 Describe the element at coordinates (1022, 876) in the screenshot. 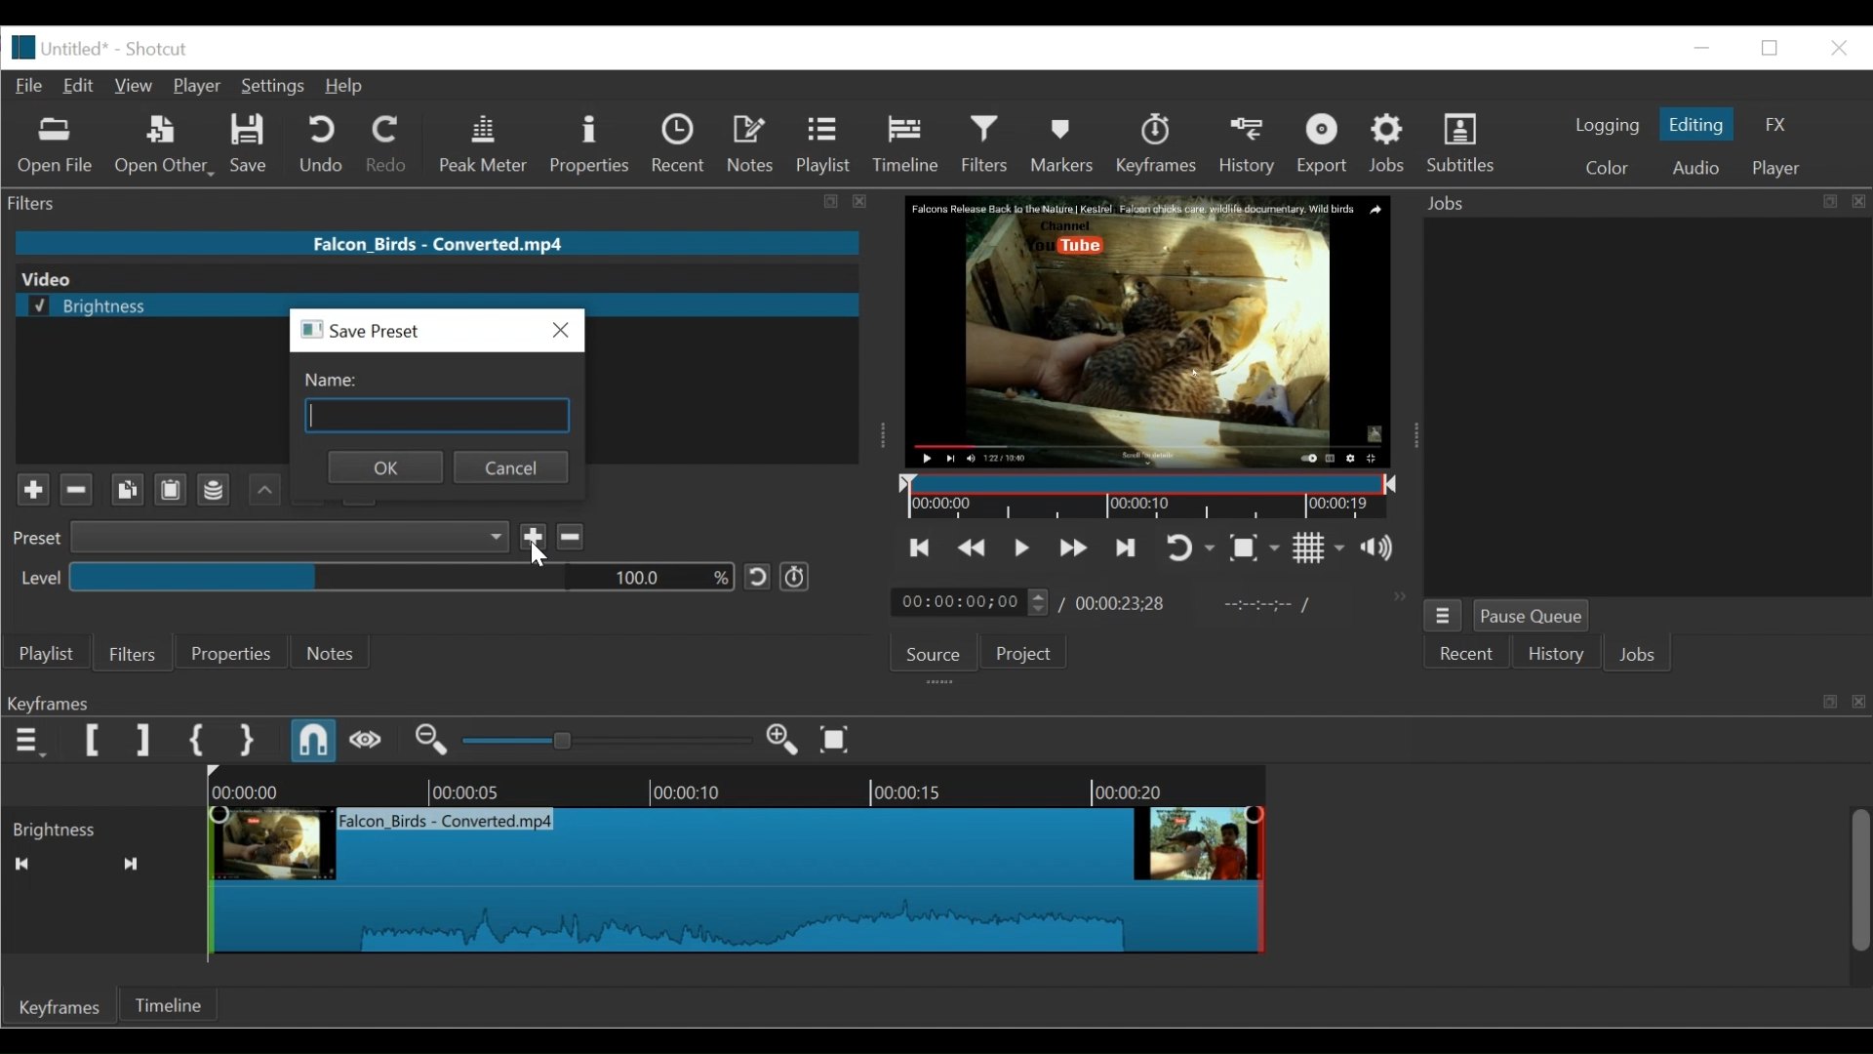

I see `Keyframe` at that location.